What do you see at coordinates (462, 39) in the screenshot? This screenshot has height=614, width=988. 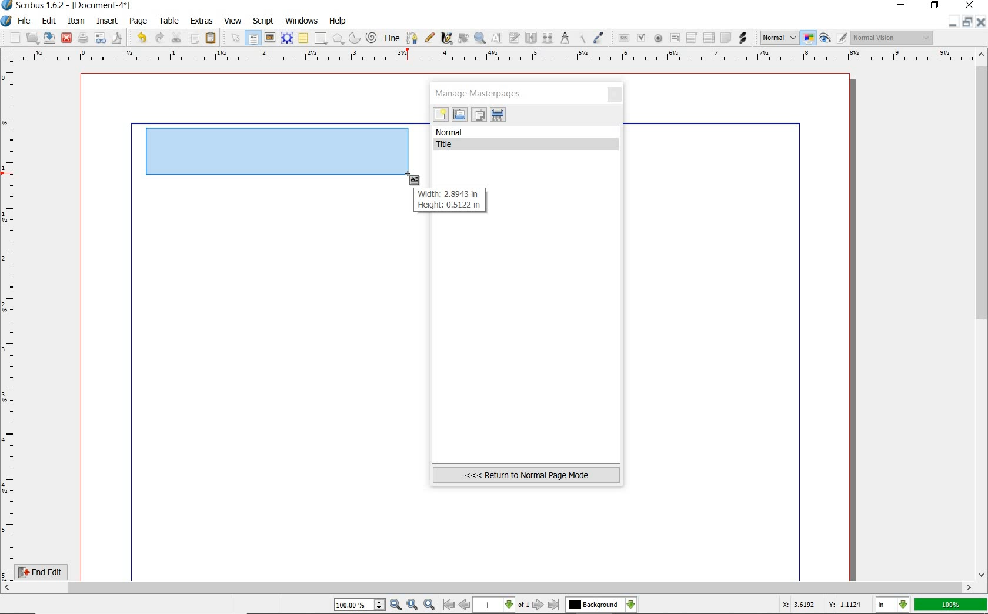 I see `rotate item` at bounding box center [462, 39].